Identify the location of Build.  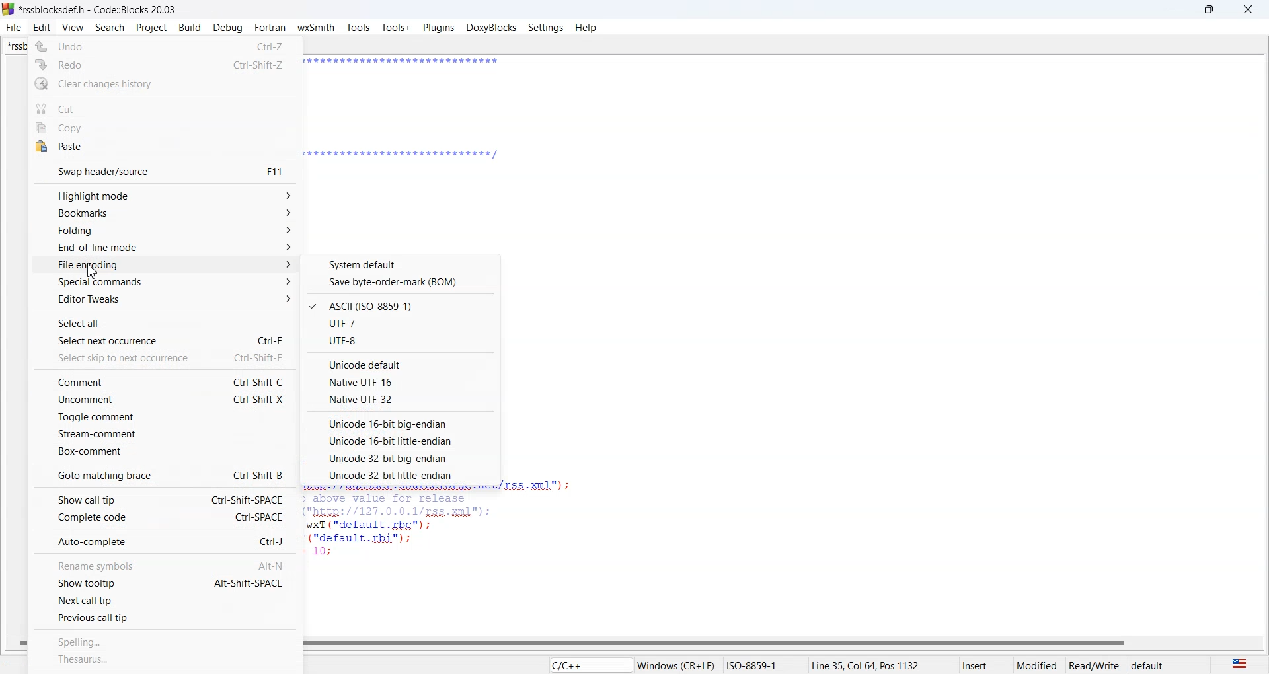
(190, 27).